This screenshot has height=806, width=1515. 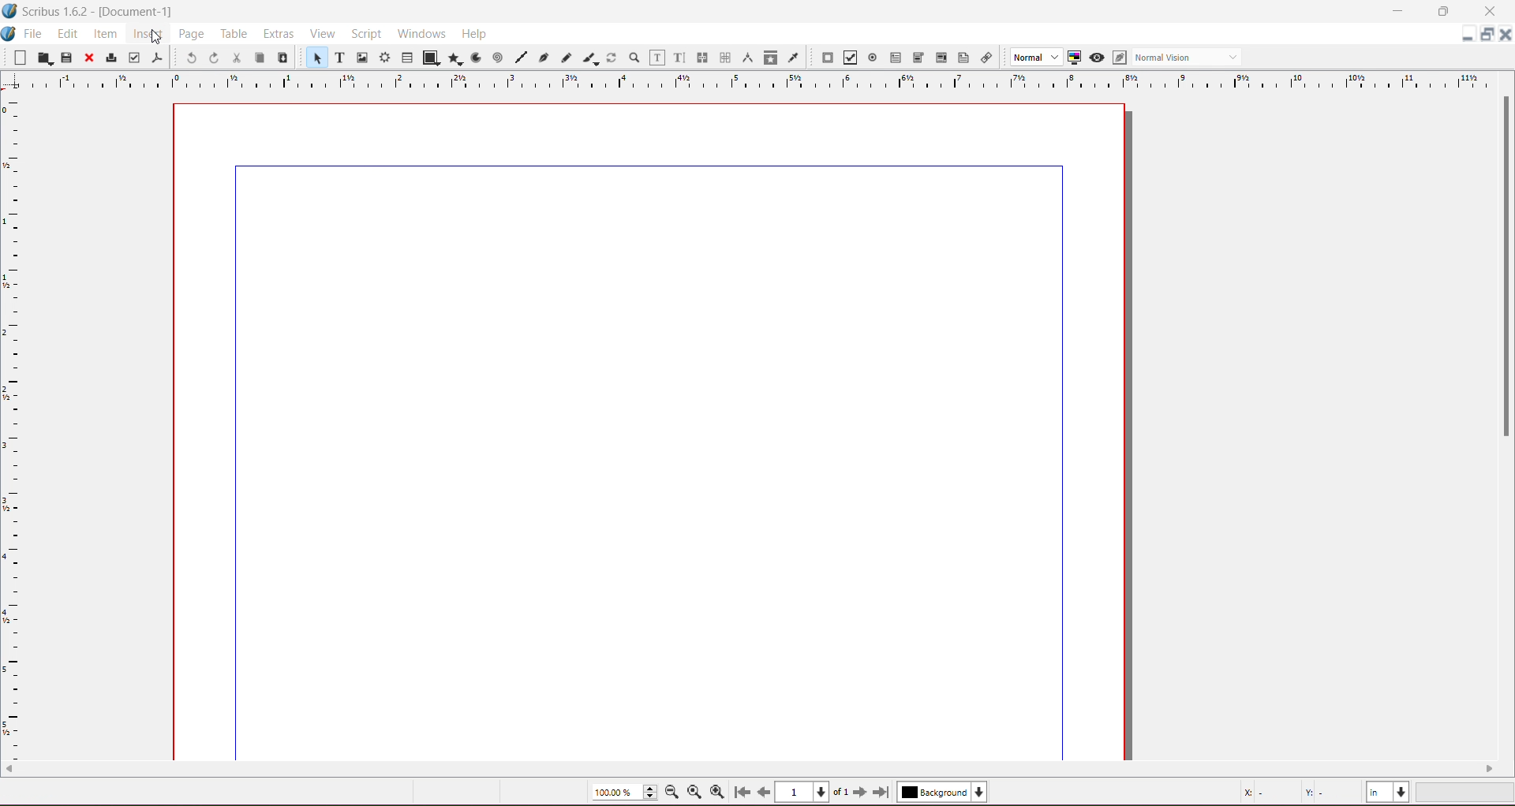 I want to click on Save as PDF, so click(x=159, y=58).